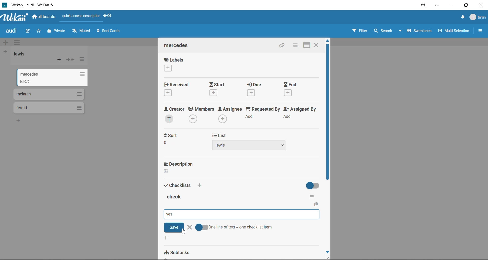 This screenshot has width=488, height=260. Describe the element at coordinates (39, 32) in the screenshot. I see `star` at that location.